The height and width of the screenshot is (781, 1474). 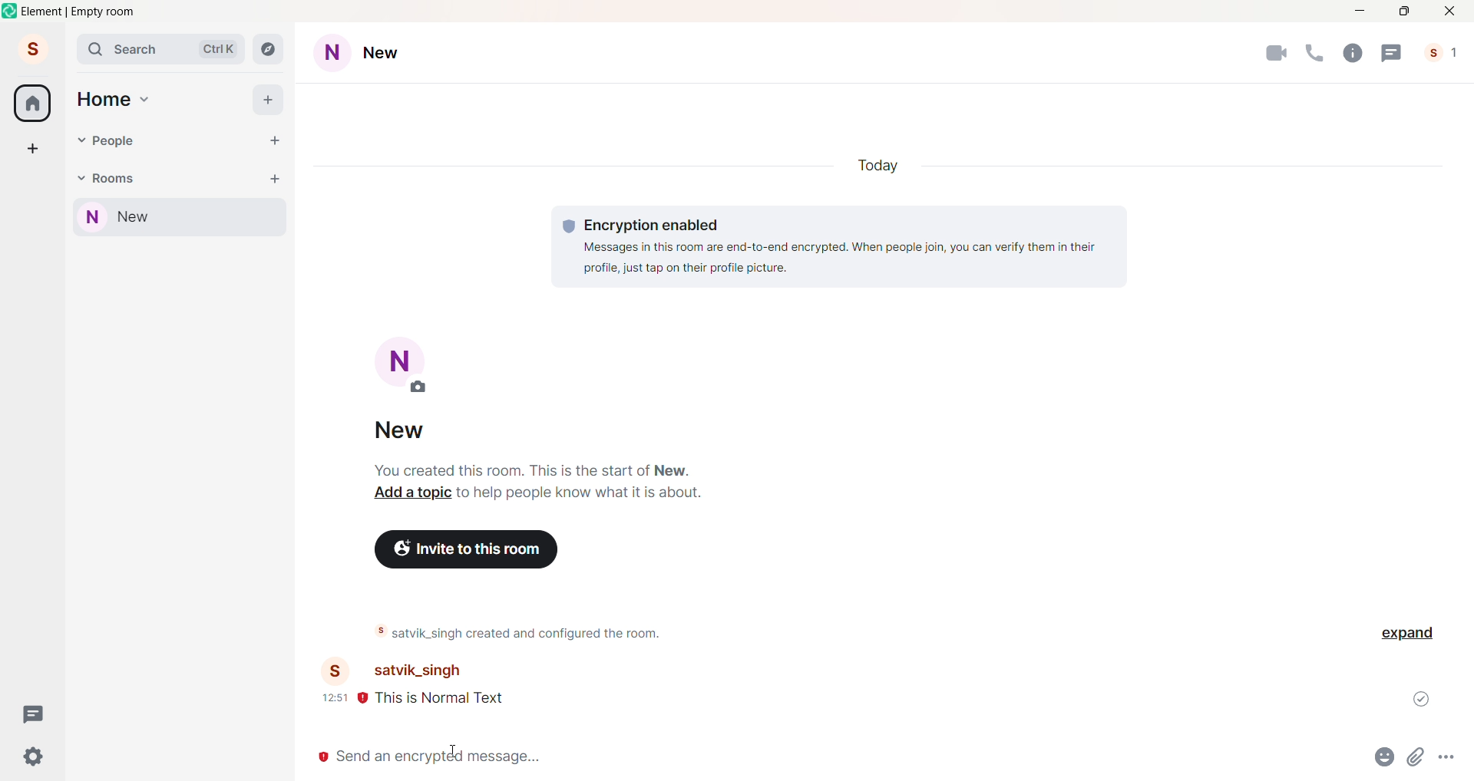 I want to click on Rooms, so click(x=116, y=177).